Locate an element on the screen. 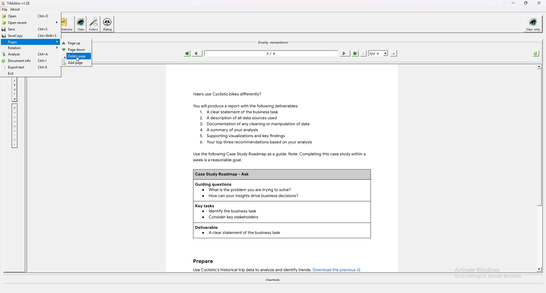 The height and width of the screenshot is (293, 546). riders use Cyclistic bikes differently? is located at coordinates (225, 93).